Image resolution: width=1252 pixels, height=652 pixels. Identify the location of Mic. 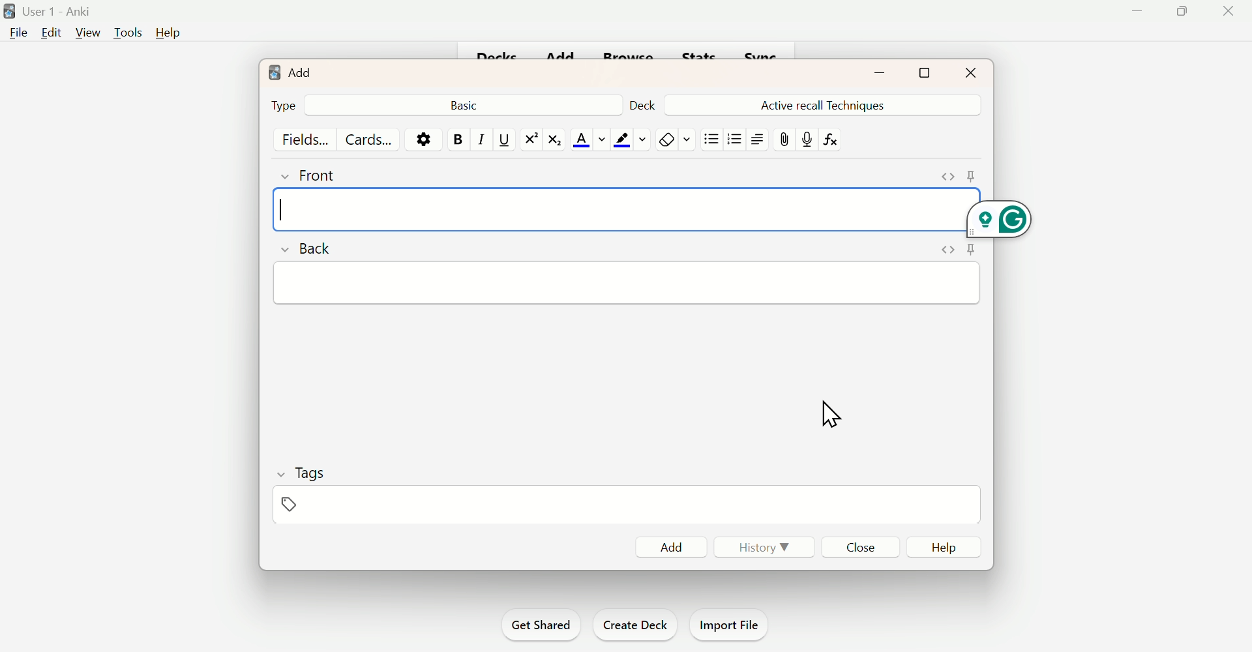
(808, 138).